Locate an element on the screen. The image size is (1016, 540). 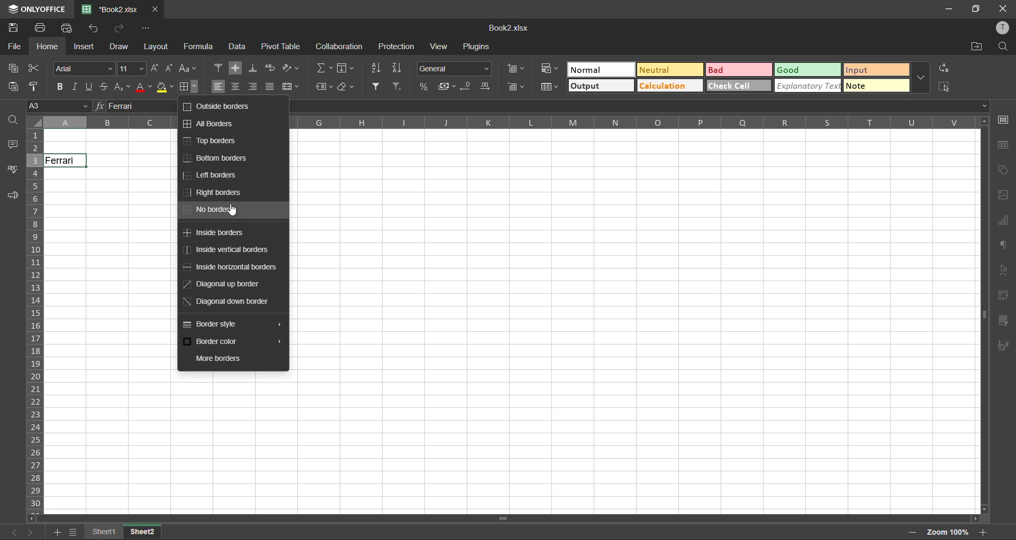
explanatory text is located at coordinates (808, 86).